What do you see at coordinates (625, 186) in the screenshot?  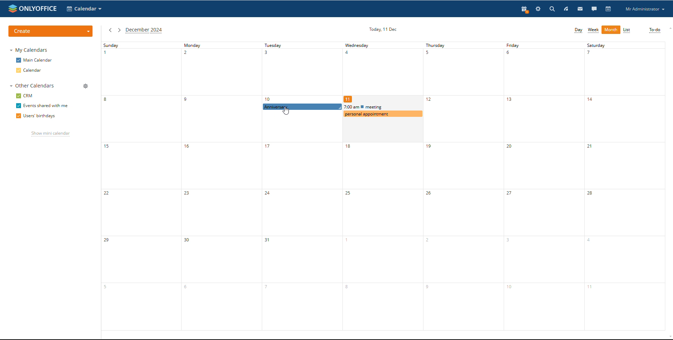 I see `saturday` at bounding box center [625, 186].